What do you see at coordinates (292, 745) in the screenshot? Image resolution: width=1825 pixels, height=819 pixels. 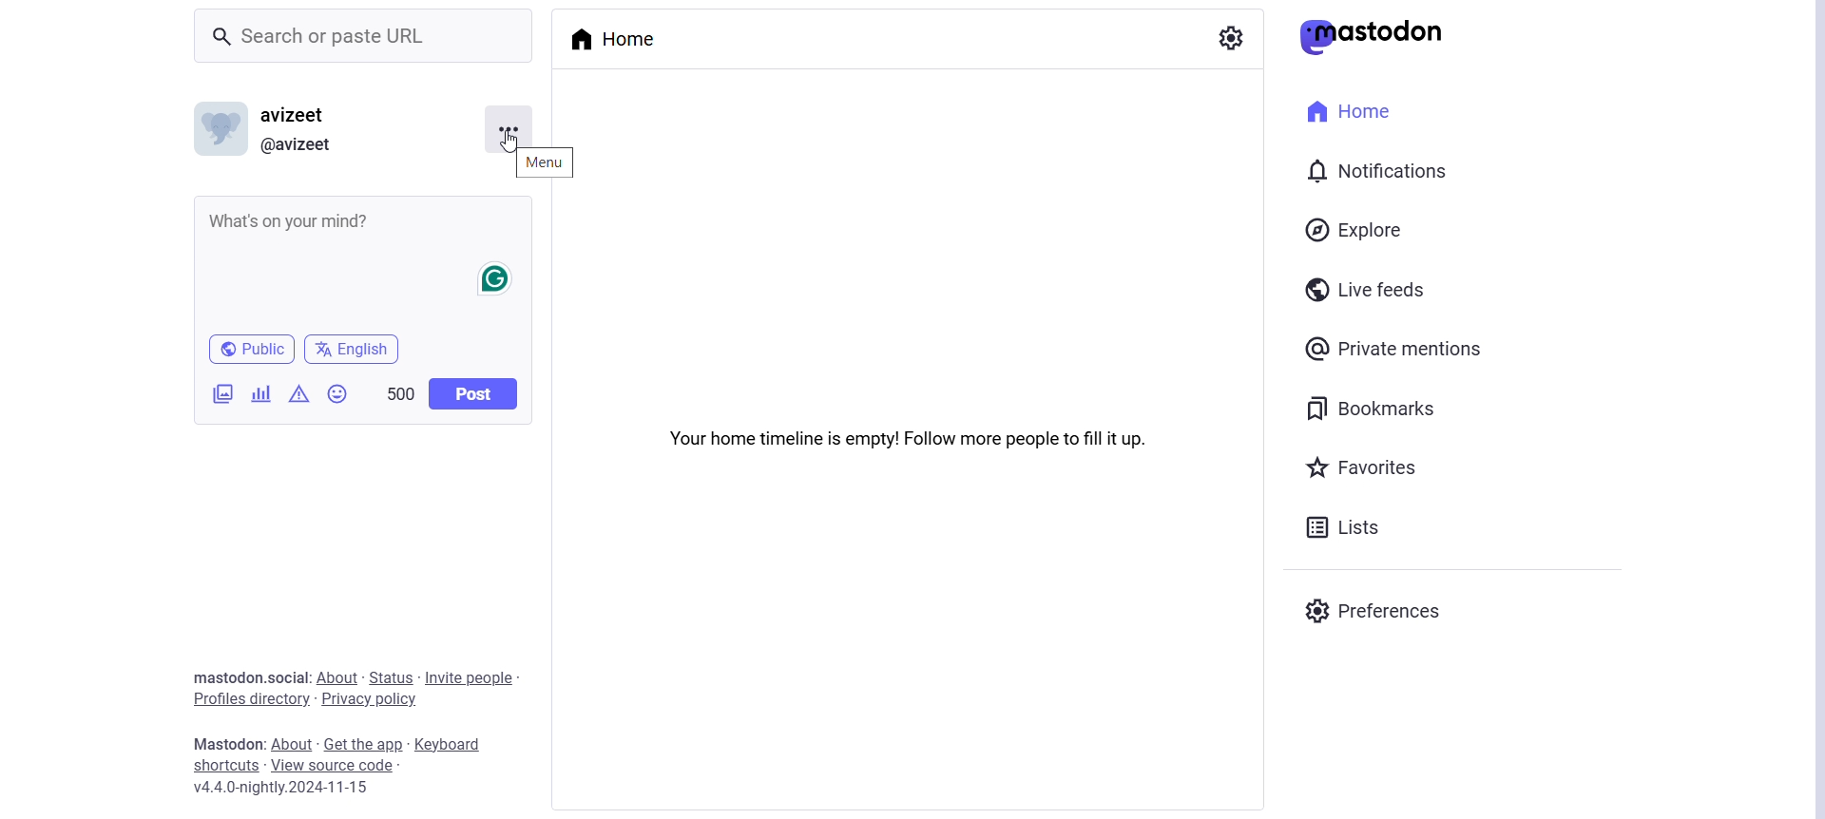 I see `About` at bounding box center [292, 745].